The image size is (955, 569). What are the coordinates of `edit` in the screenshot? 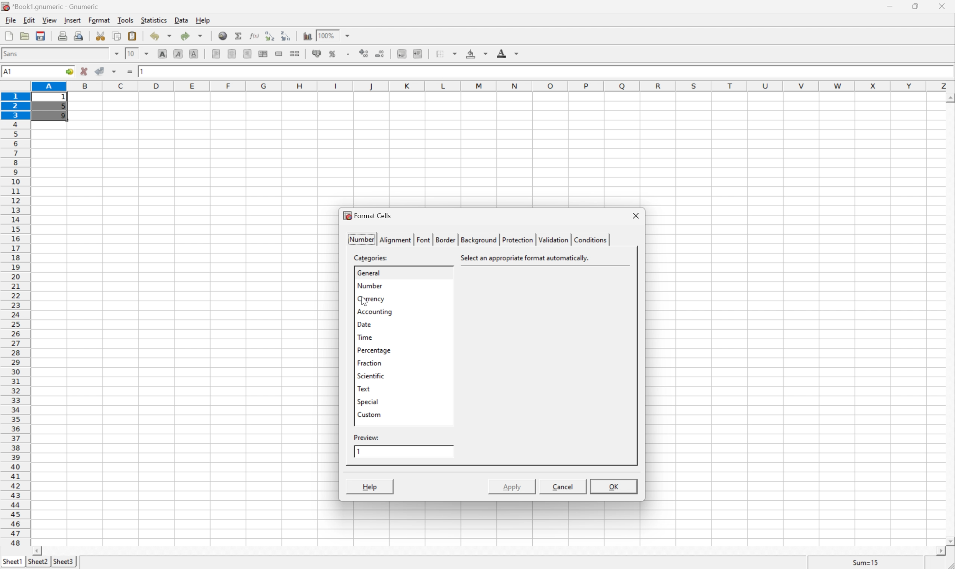 It's located at (30, 19).